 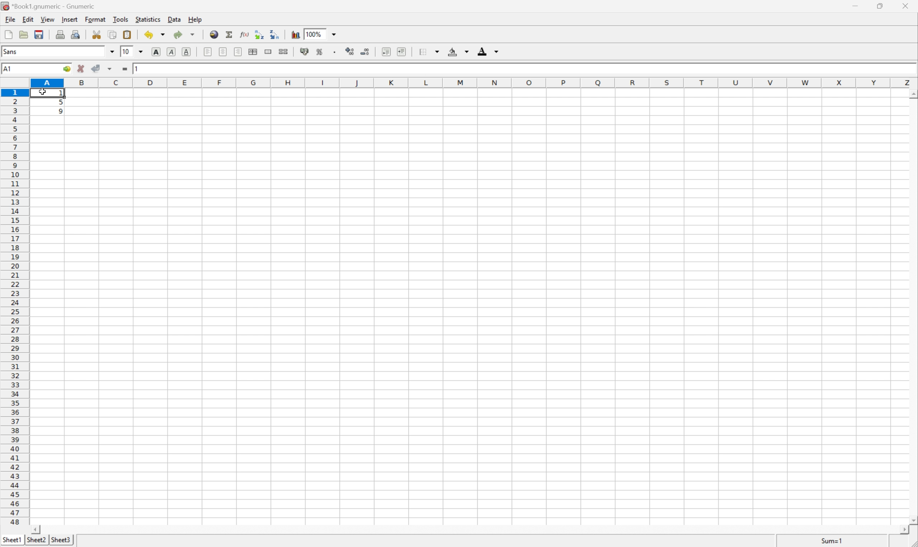 I want to click on tools, so click(x=121, y=19).